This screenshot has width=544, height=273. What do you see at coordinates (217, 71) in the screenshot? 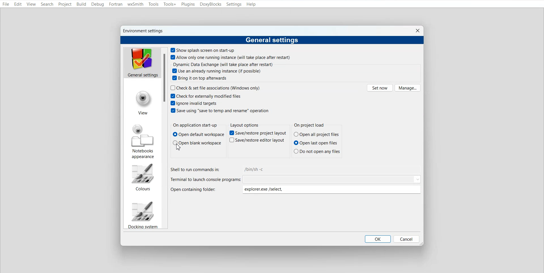
I see `Use an already running instance` at bounding box center [217, 71].